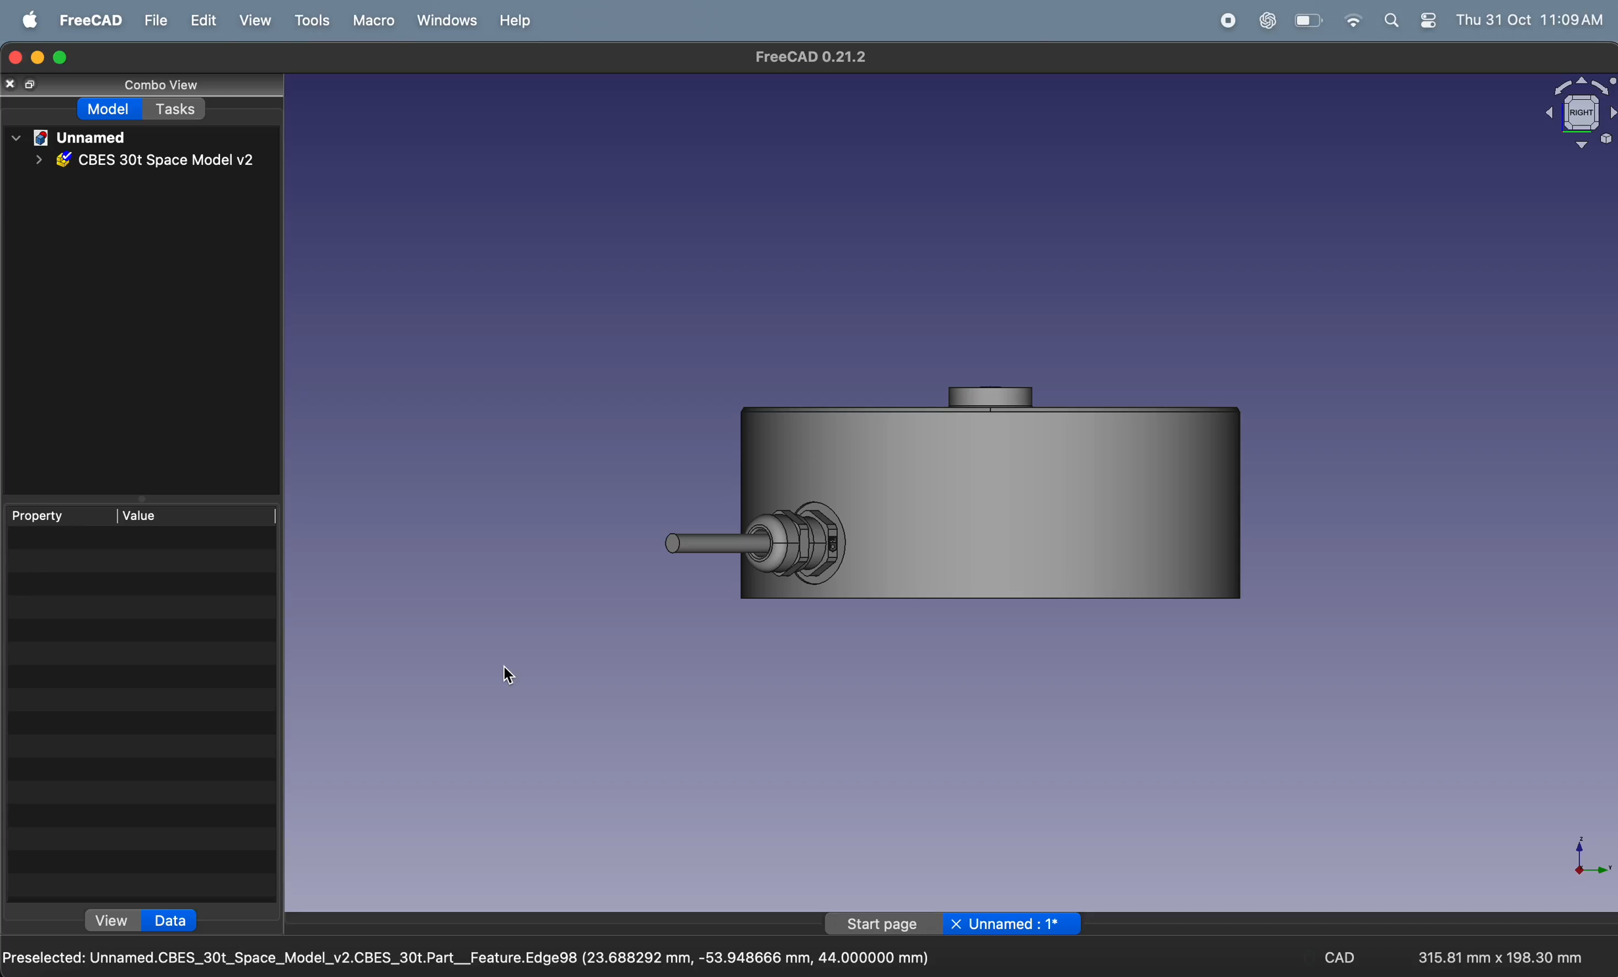 The image size is (1618, 977). What do you see at coordinates (1018, 926) in the screenshot?
I see `Unnamed : 1*` at bounding box center [1018, 926].